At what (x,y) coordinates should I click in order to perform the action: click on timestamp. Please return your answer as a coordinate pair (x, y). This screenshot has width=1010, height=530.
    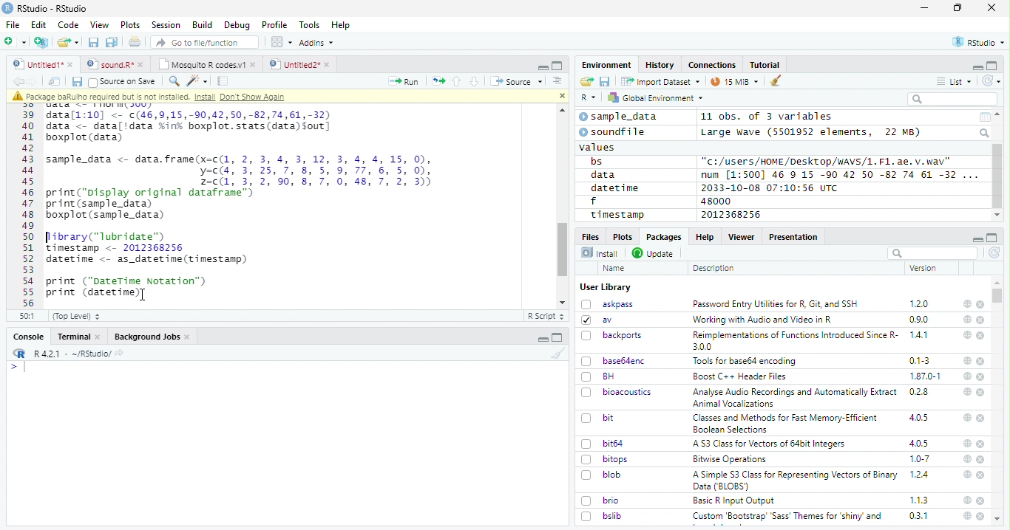
    Looking at the image, I should click on (617, 214).